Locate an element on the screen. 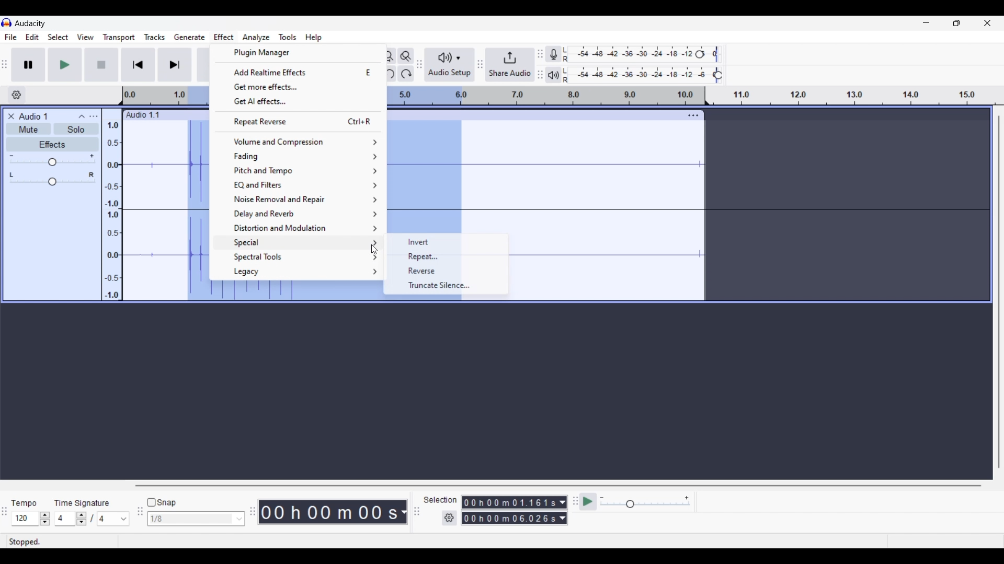 The width and height of the screenshot is (1004, 564). Repeat is located at coordinates (447, 256).